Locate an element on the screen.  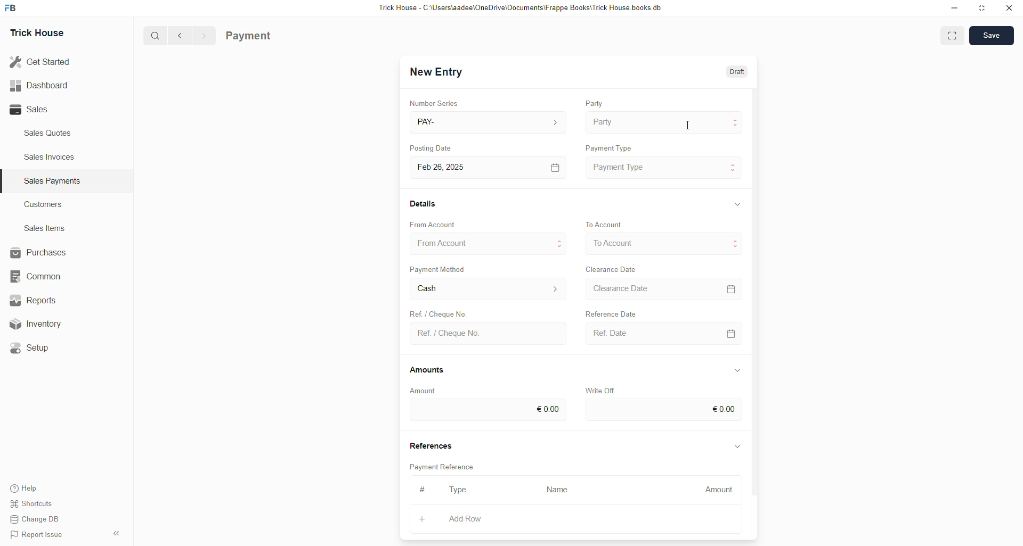
resize is located at coordinates (983, 8).